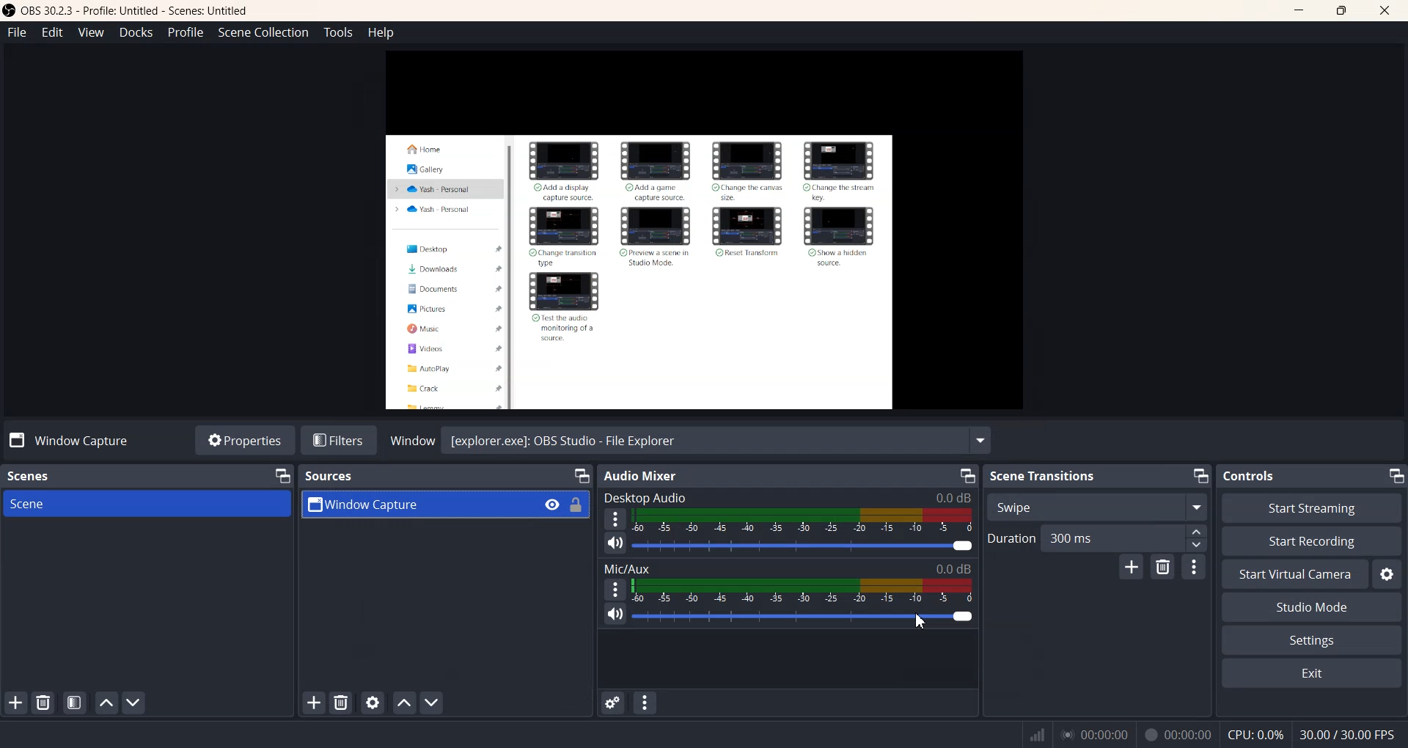  Describe the element at coordinates (1385, 574) in the screenshot. I see `Settings` at that location.